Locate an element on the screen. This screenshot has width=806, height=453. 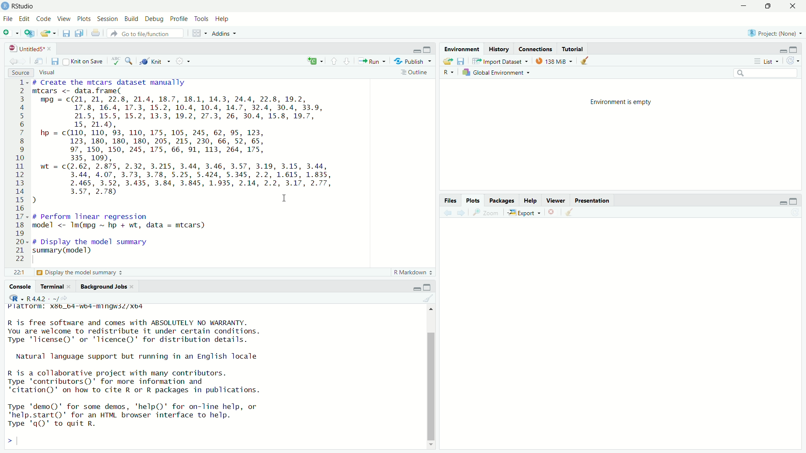
save is located at coordinates (67, 32).